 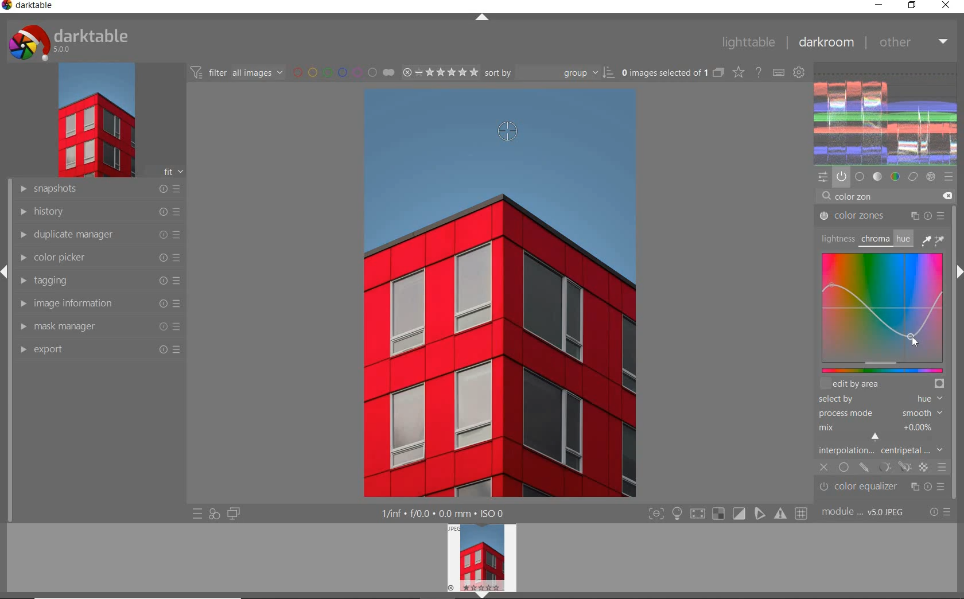 What do you see at coordinates (947, 195) in the screenshot?
I see `DELETE` at bounding box center [947, 195].